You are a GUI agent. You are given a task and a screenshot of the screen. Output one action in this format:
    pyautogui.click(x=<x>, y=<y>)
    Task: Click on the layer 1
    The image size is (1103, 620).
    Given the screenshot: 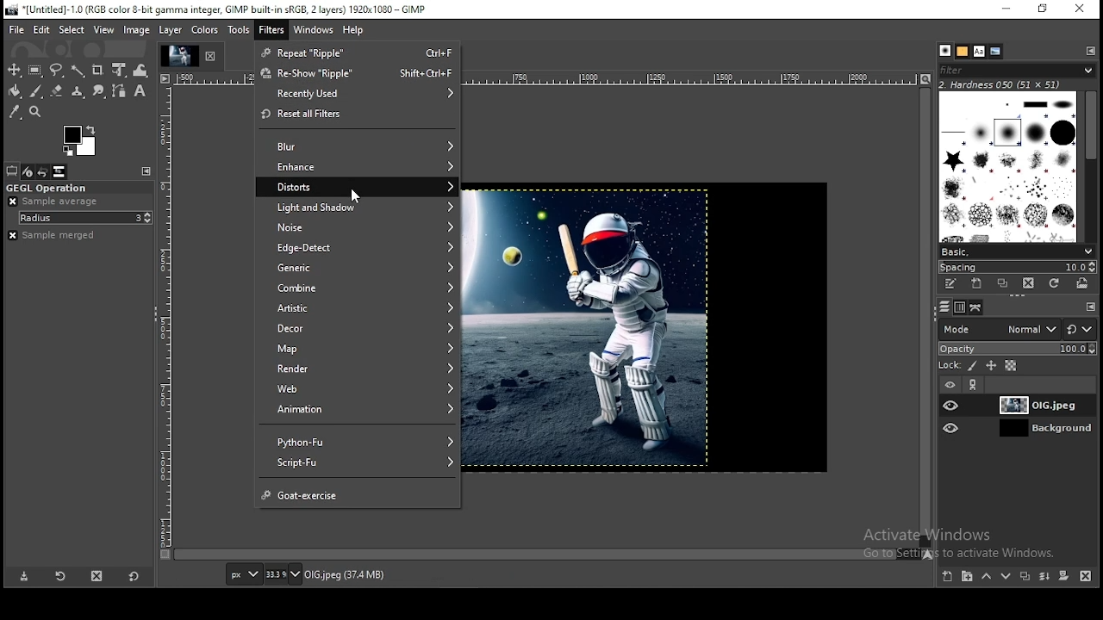 What is the action you would take?
    pyautogui.click(x=1031, y=406)
    